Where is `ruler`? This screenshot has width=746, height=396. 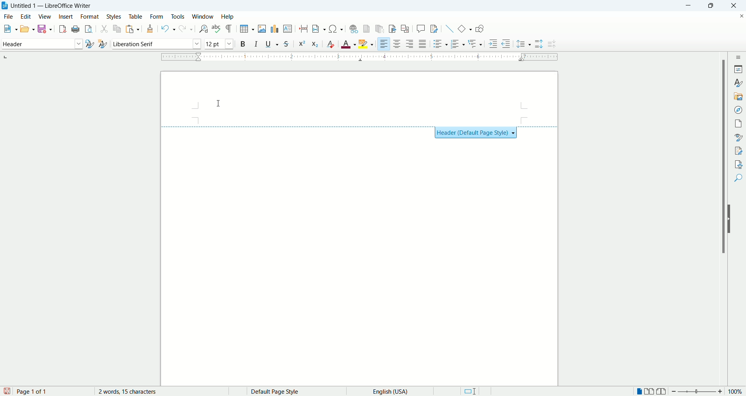 ruler is located at coordinates (356, 57).